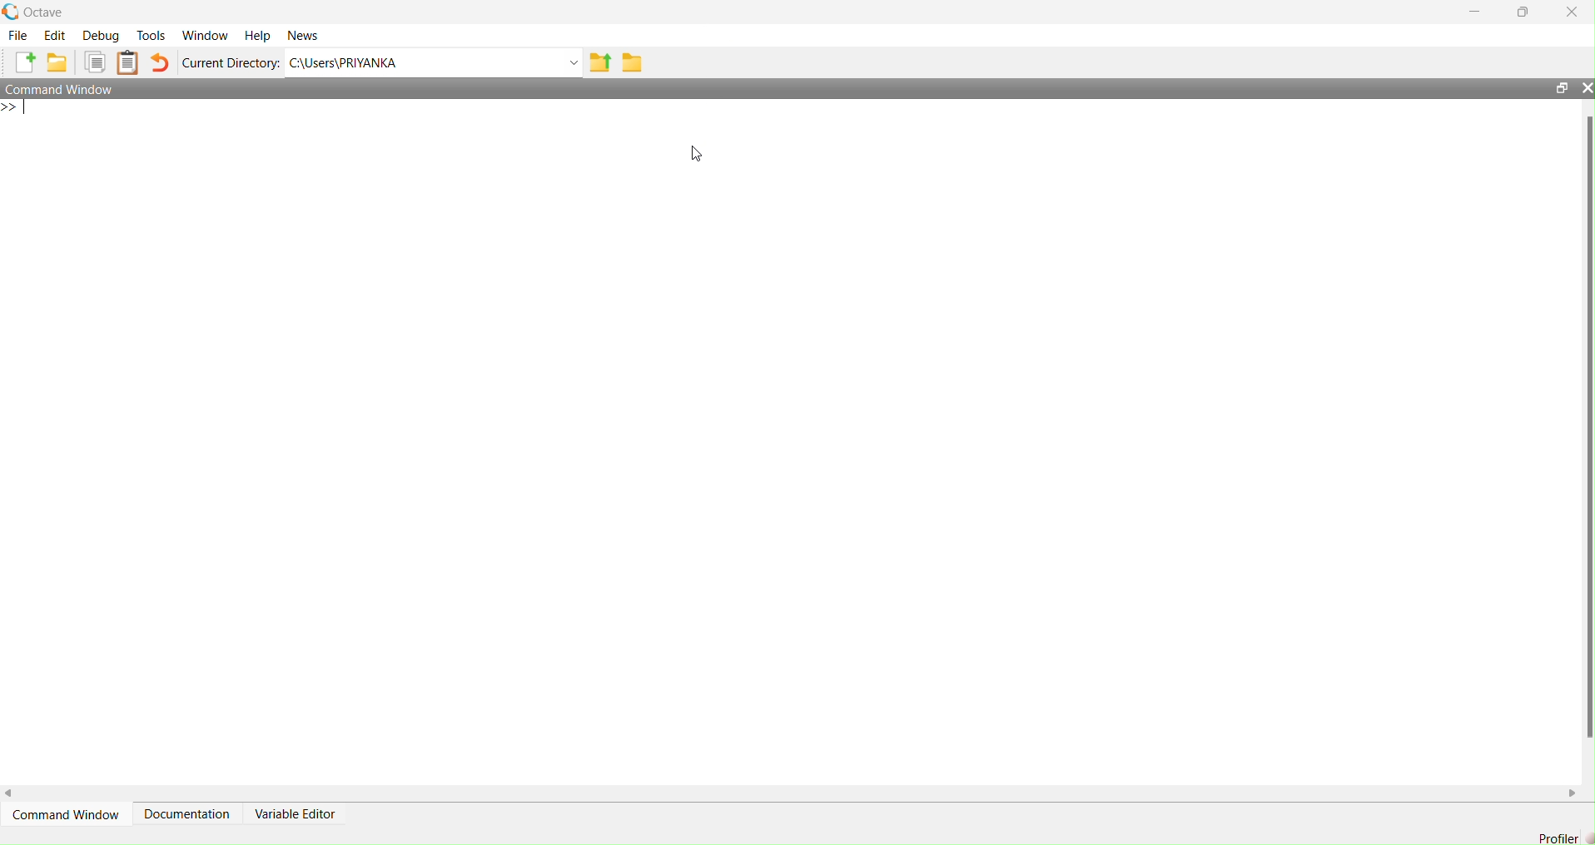 This screenshot has height=845, width=1595. I want to click on Current Directory:, so click(231, 62).